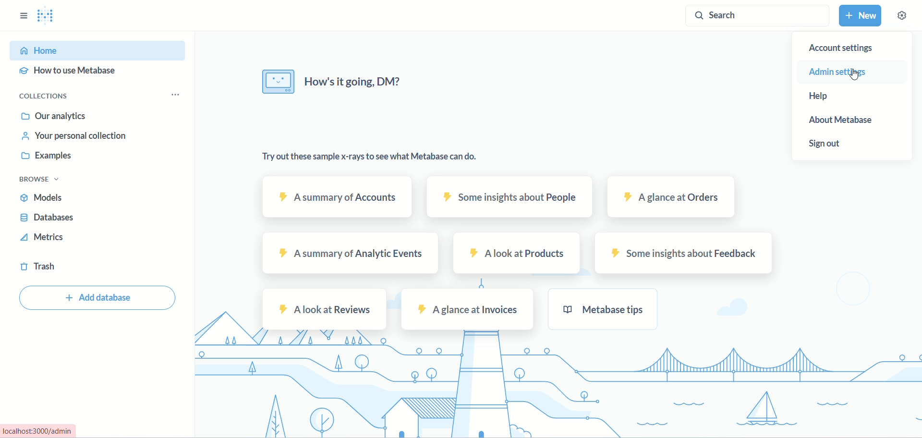 This screenshot has height=438, width=922. Describe the element at coordinates (65, 74) in the screenshot. I see `how to use metabase` at that location.